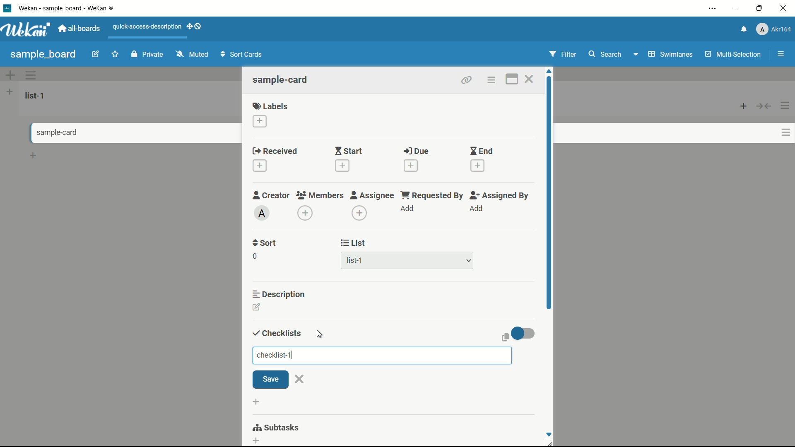  Describe the element at coordinates (416, 151) in the screenshot. I see `due` at that location.